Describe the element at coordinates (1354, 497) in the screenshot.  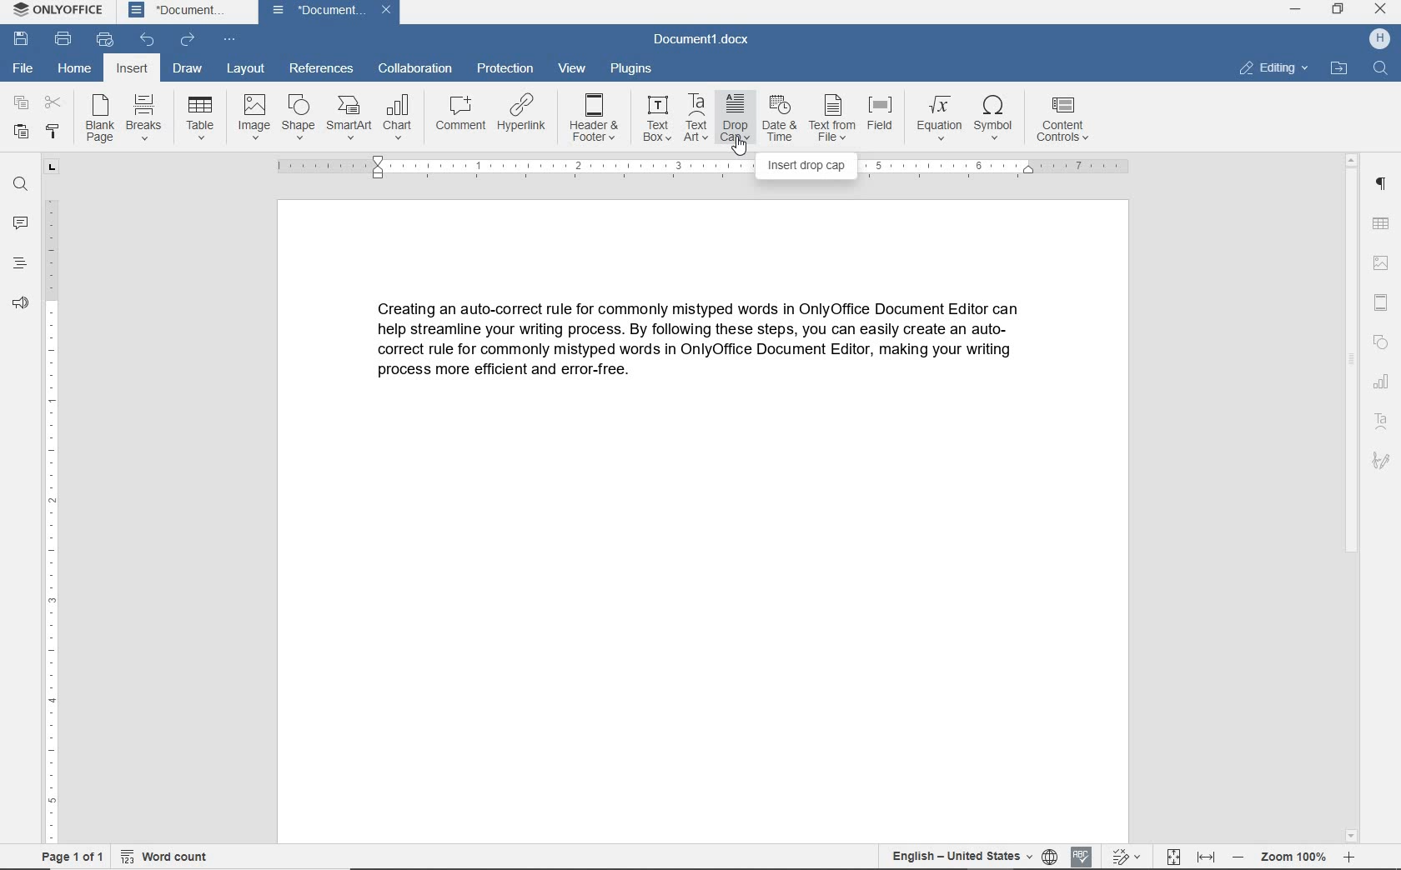
I see `scrollbar` at that location.